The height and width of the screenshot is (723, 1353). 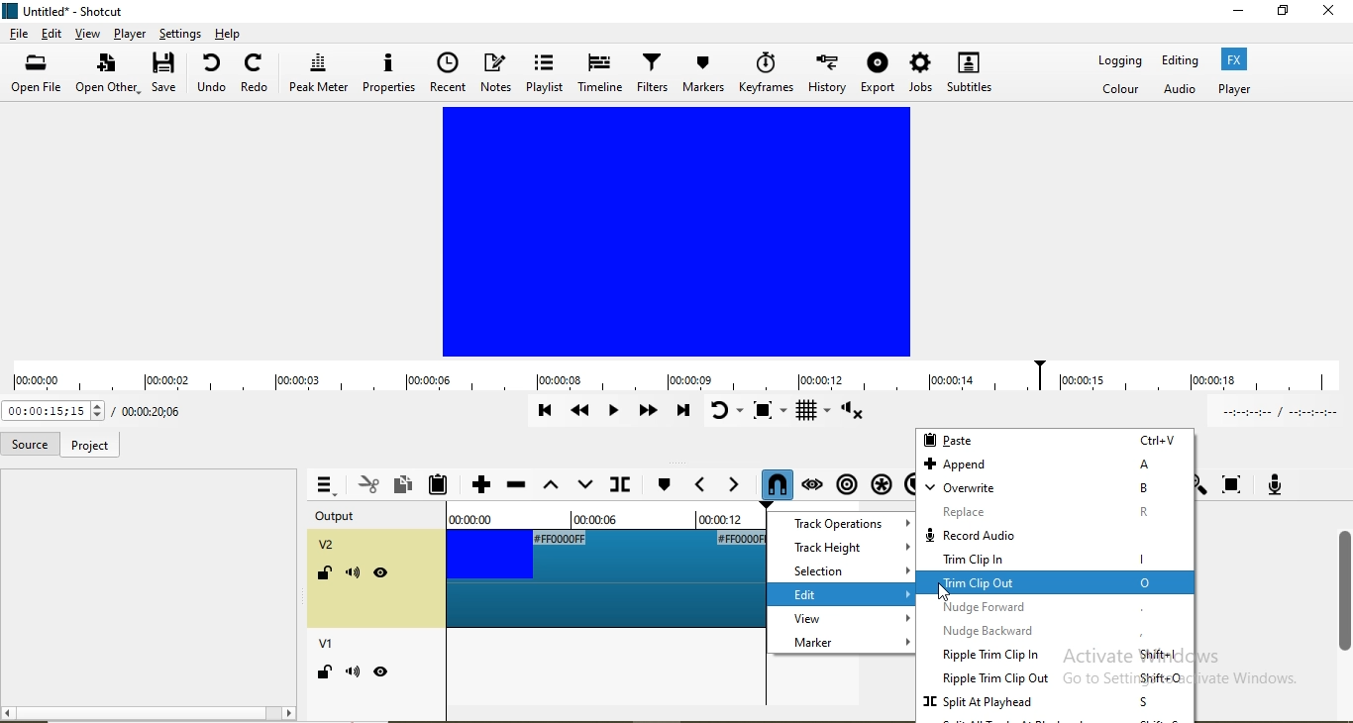 What do you see at coordinates (828, 70) in the screenshot?
I see `history` at bounding box center [828, 70].